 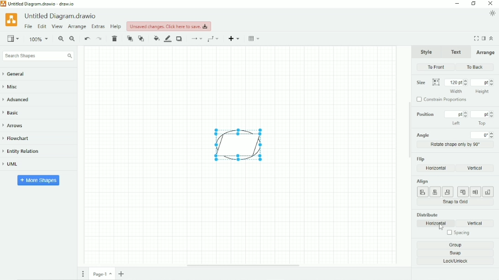 I want to click on Appearance, so click(x=493, y=13).